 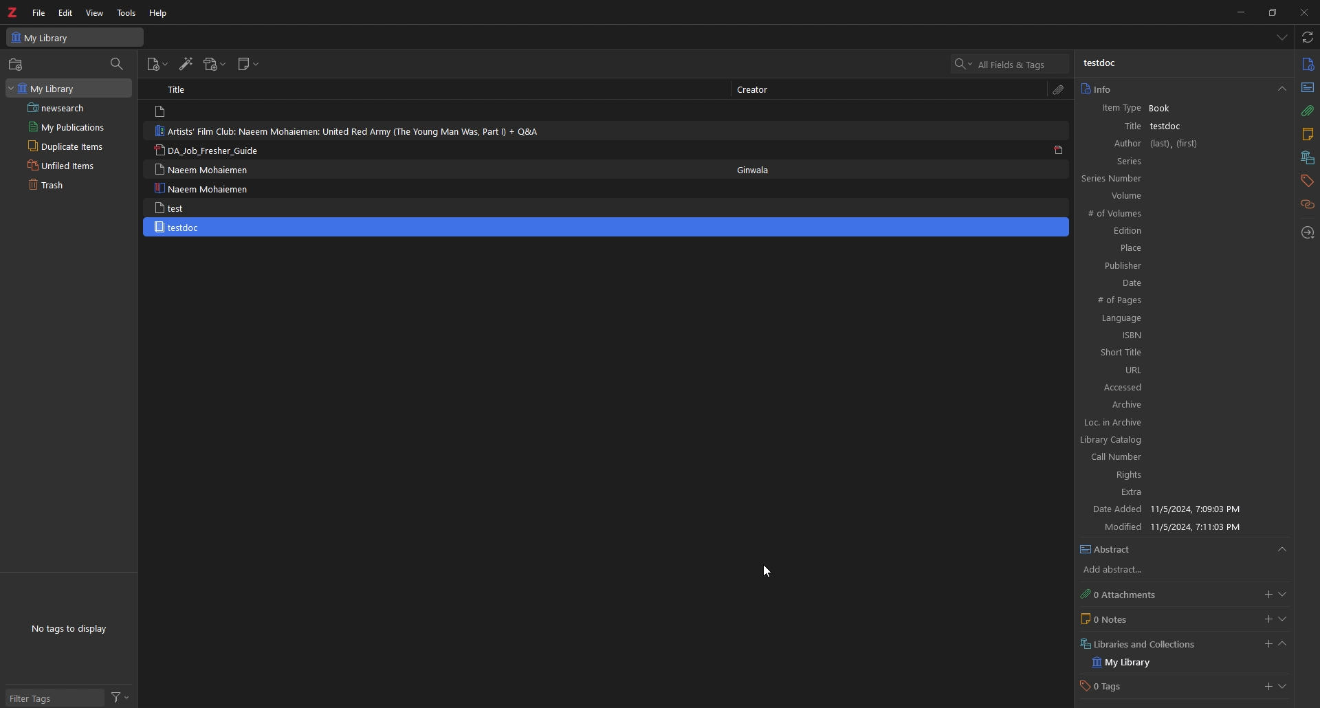 What do you see at coordinates (1171, 457) in the screenshot?
I see `Call Number` at bounding box center [1171, 457].